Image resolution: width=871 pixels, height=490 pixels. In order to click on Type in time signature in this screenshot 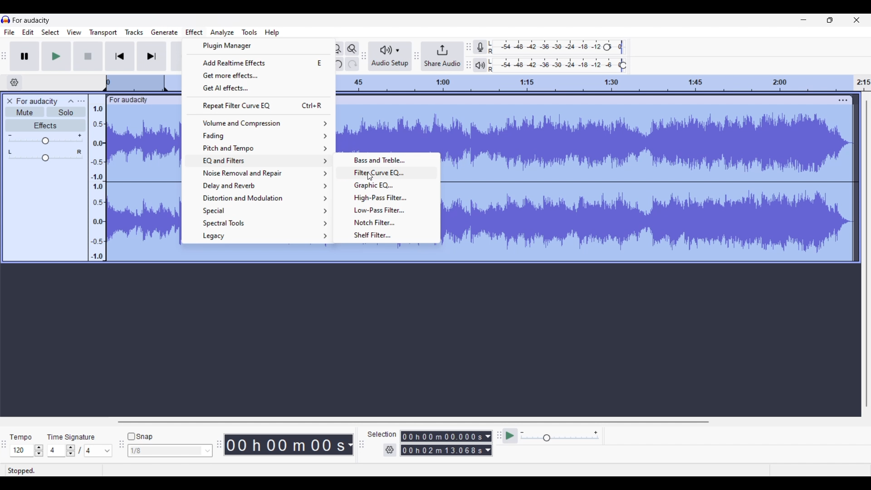, I will do `click(57, 451)`.